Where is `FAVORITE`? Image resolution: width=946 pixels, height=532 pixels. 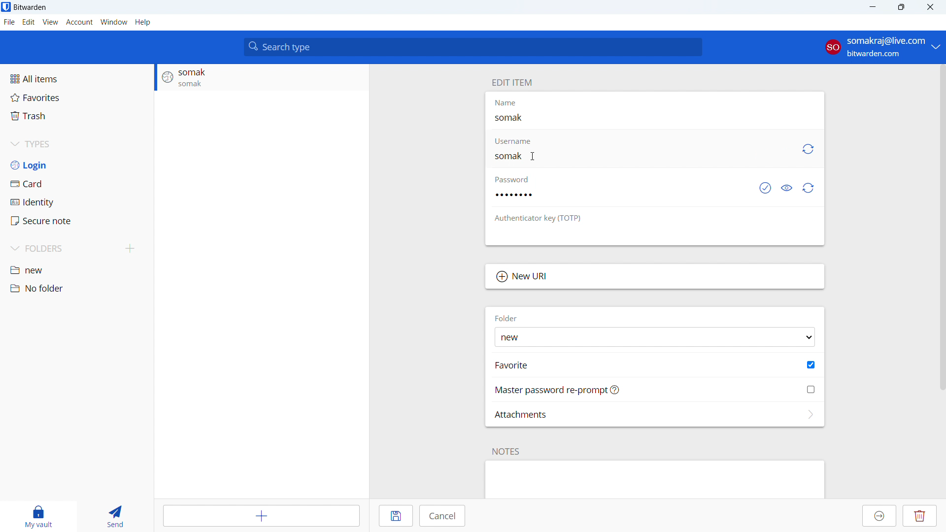
FAVORITE is located at coordinates (513, 365).